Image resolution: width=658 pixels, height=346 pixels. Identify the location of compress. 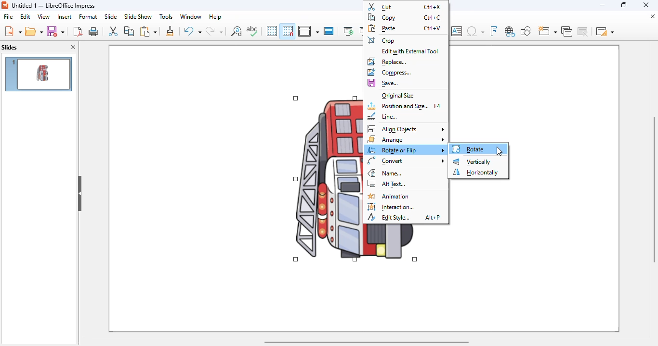
(390, 73).